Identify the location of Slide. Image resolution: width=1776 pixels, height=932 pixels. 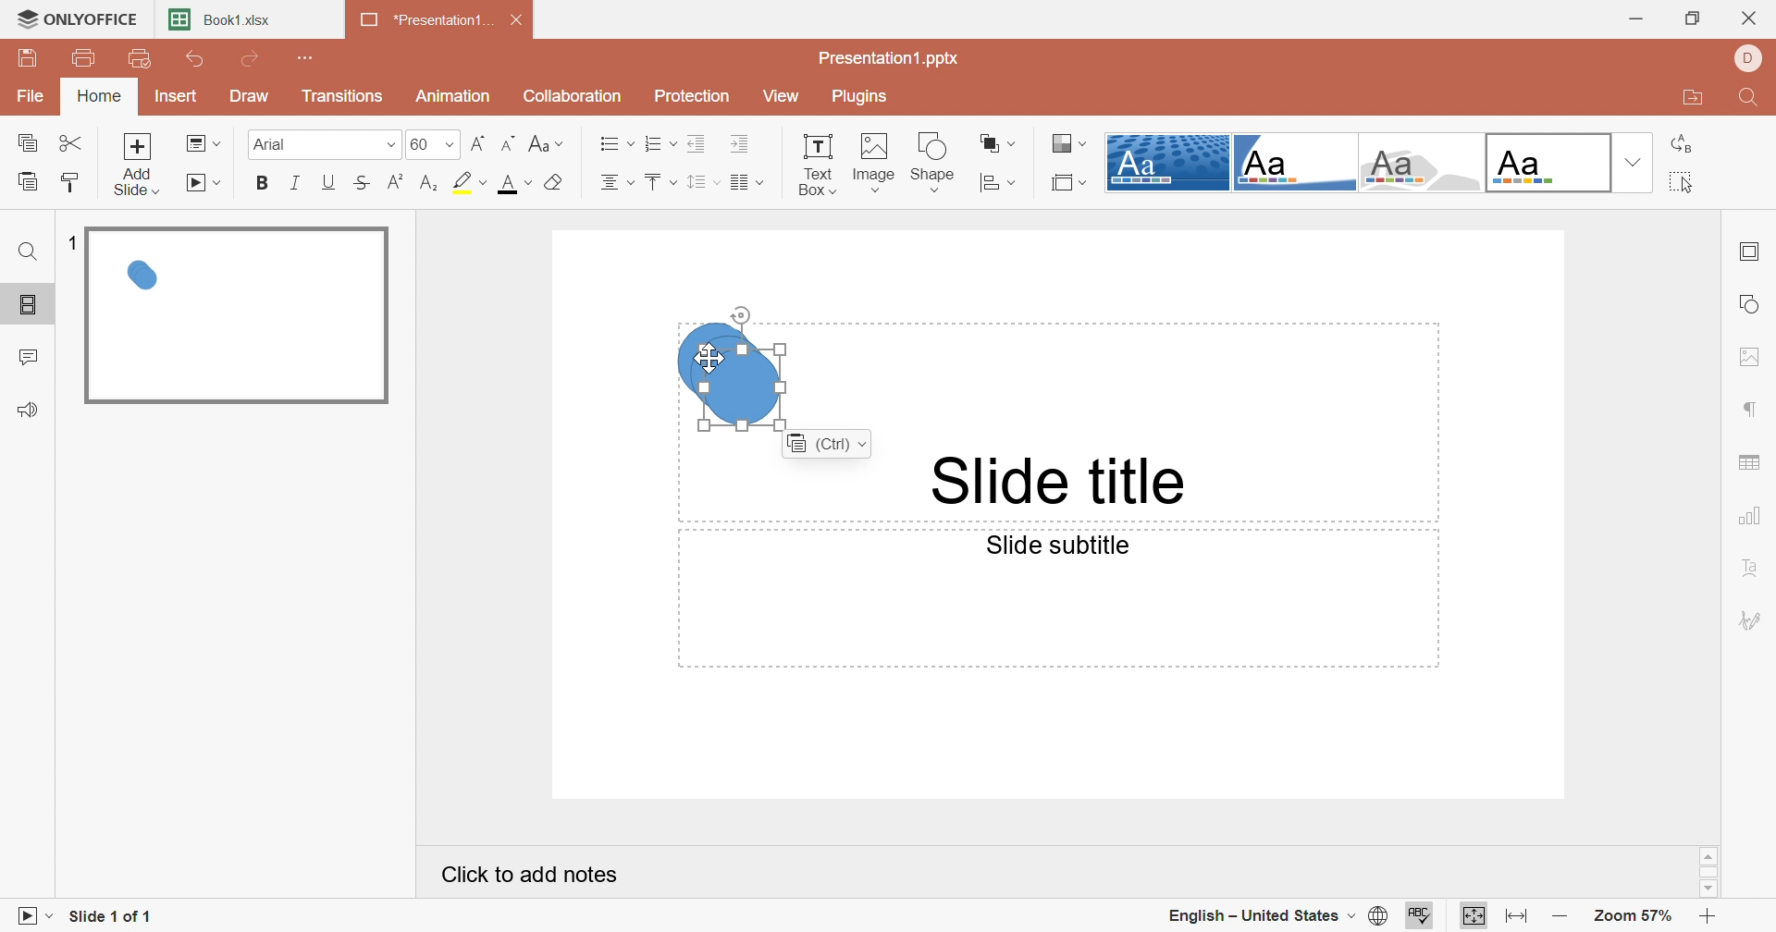
(233, 314).